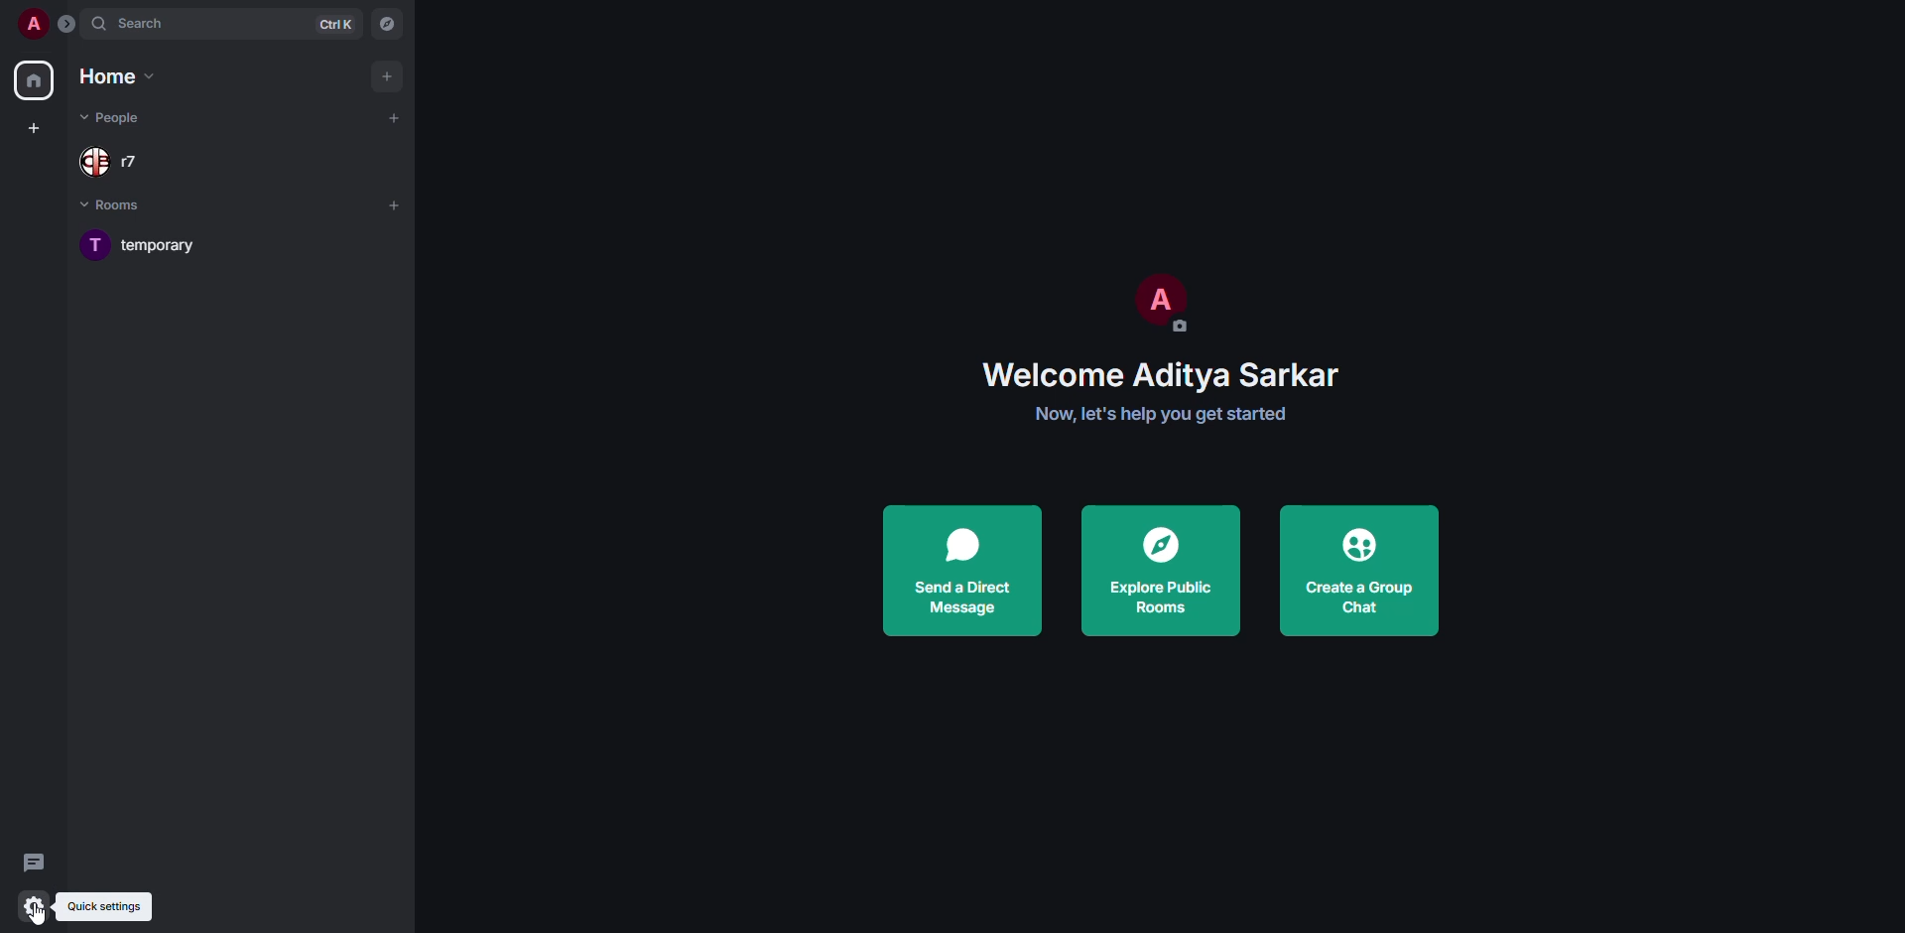 This screenshot has width=1905, height=933. Describe the element at coordinates (33, 862) in the screenshot. I see `threads` at that location.